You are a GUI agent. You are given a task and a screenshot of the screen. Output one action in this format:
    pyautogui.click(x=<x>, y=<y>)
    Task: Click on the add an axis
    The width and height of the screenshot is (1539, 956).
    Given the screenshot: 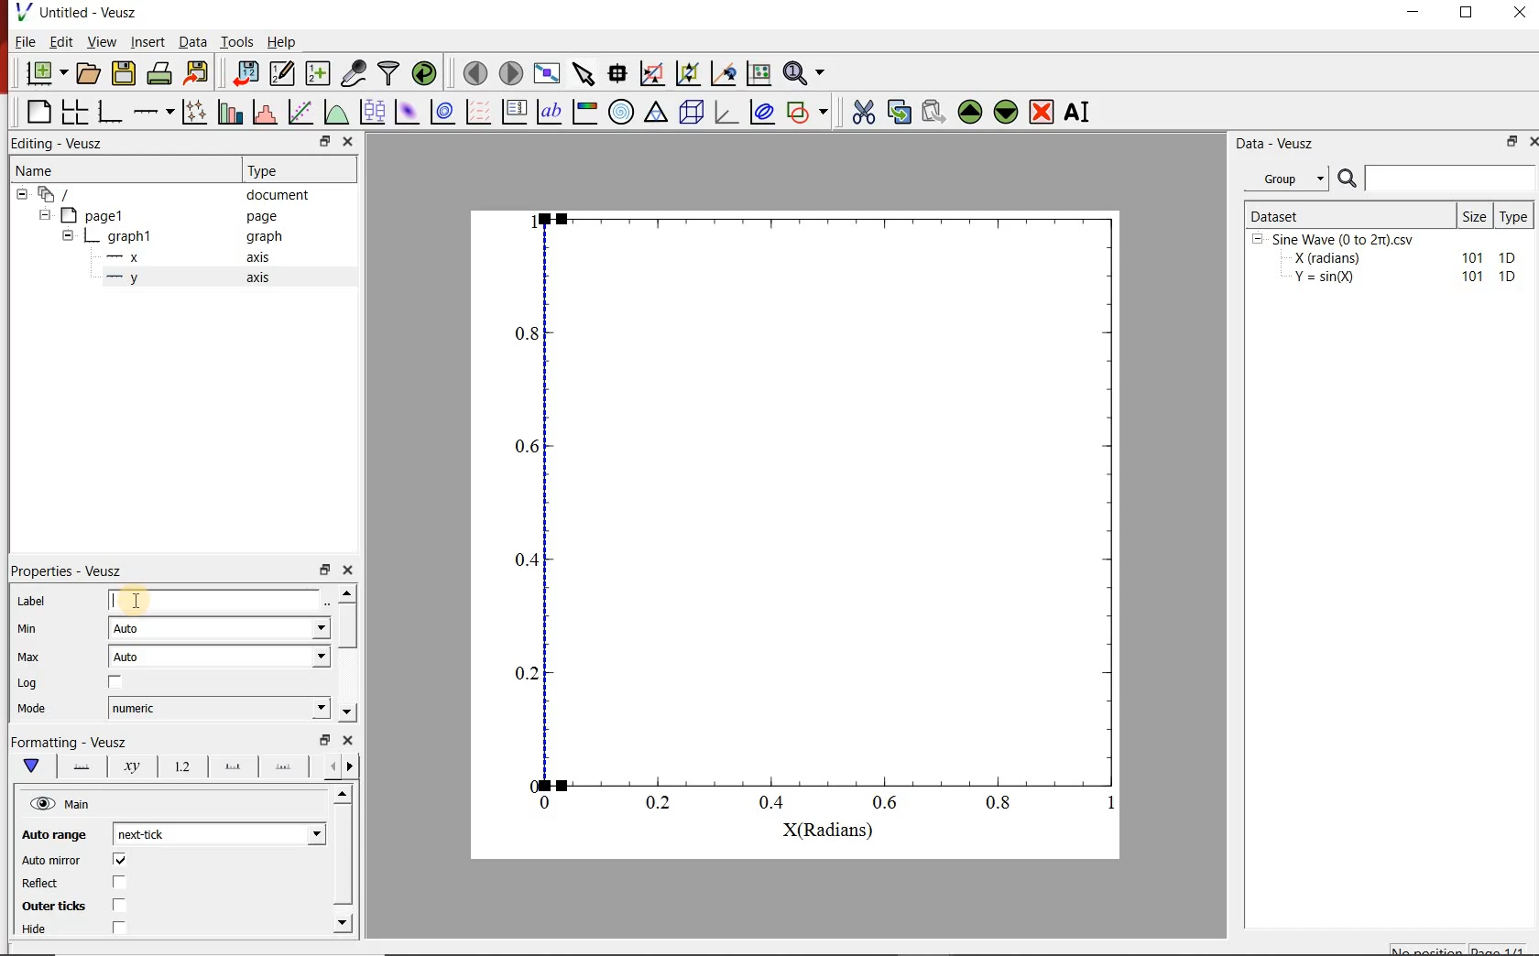 What is the action you would take?
    pyautogui.click(x=153, y=112)
    